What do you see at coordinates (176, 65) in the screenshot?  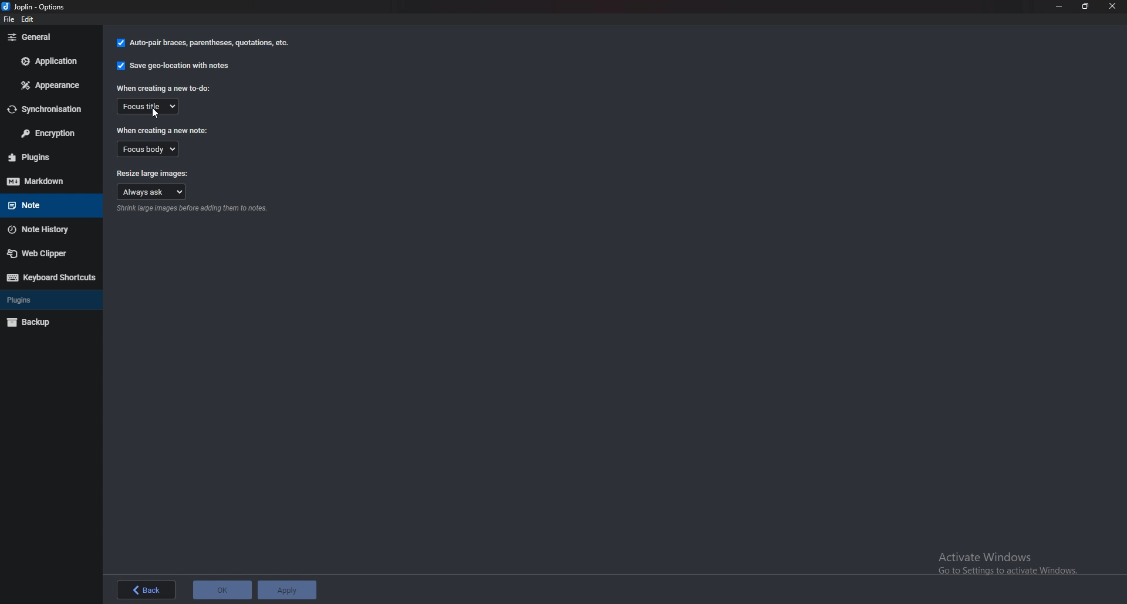 I see `Save Geolocation` at bounding box center [176, 65].